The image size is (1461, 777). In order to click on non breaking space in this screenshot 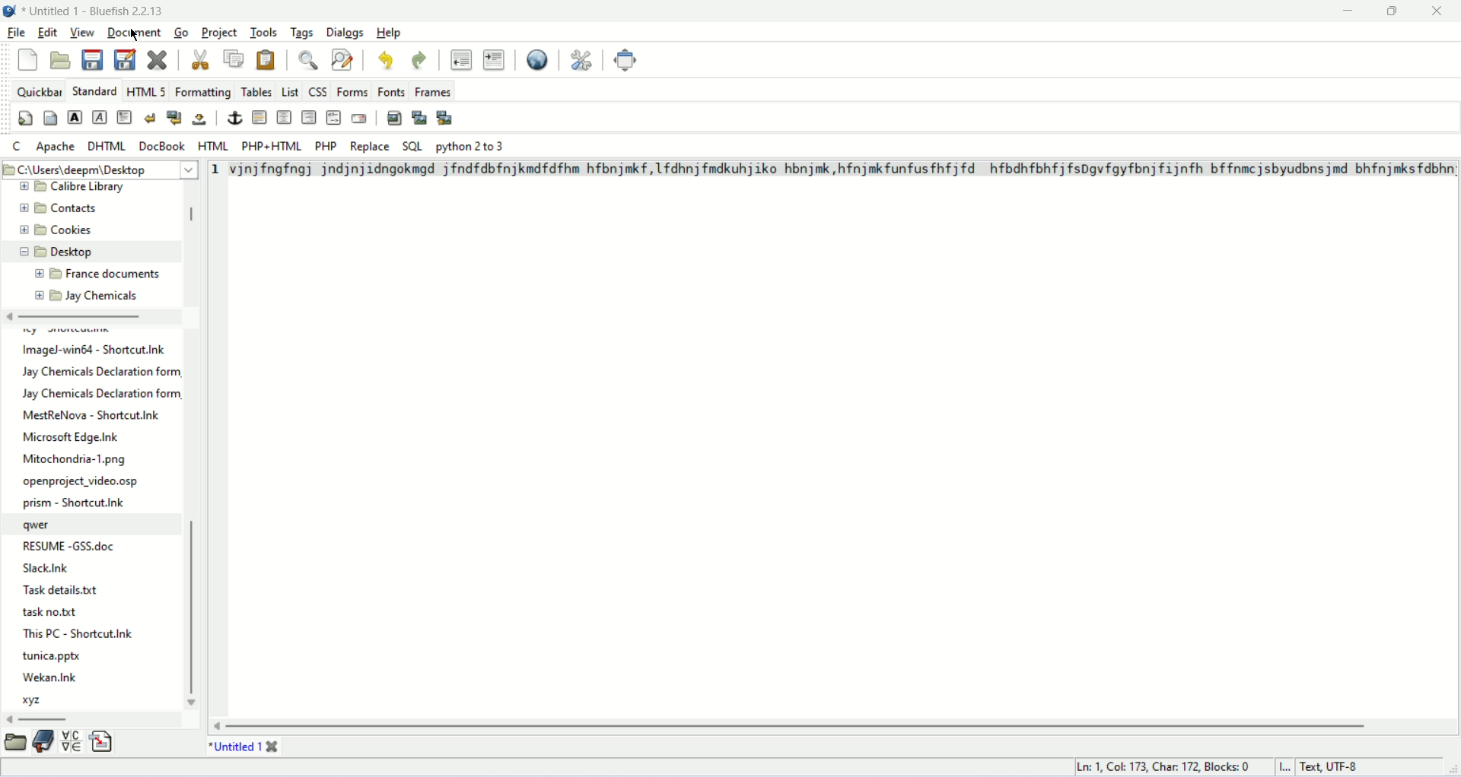, I will do `click(200, 119)`.